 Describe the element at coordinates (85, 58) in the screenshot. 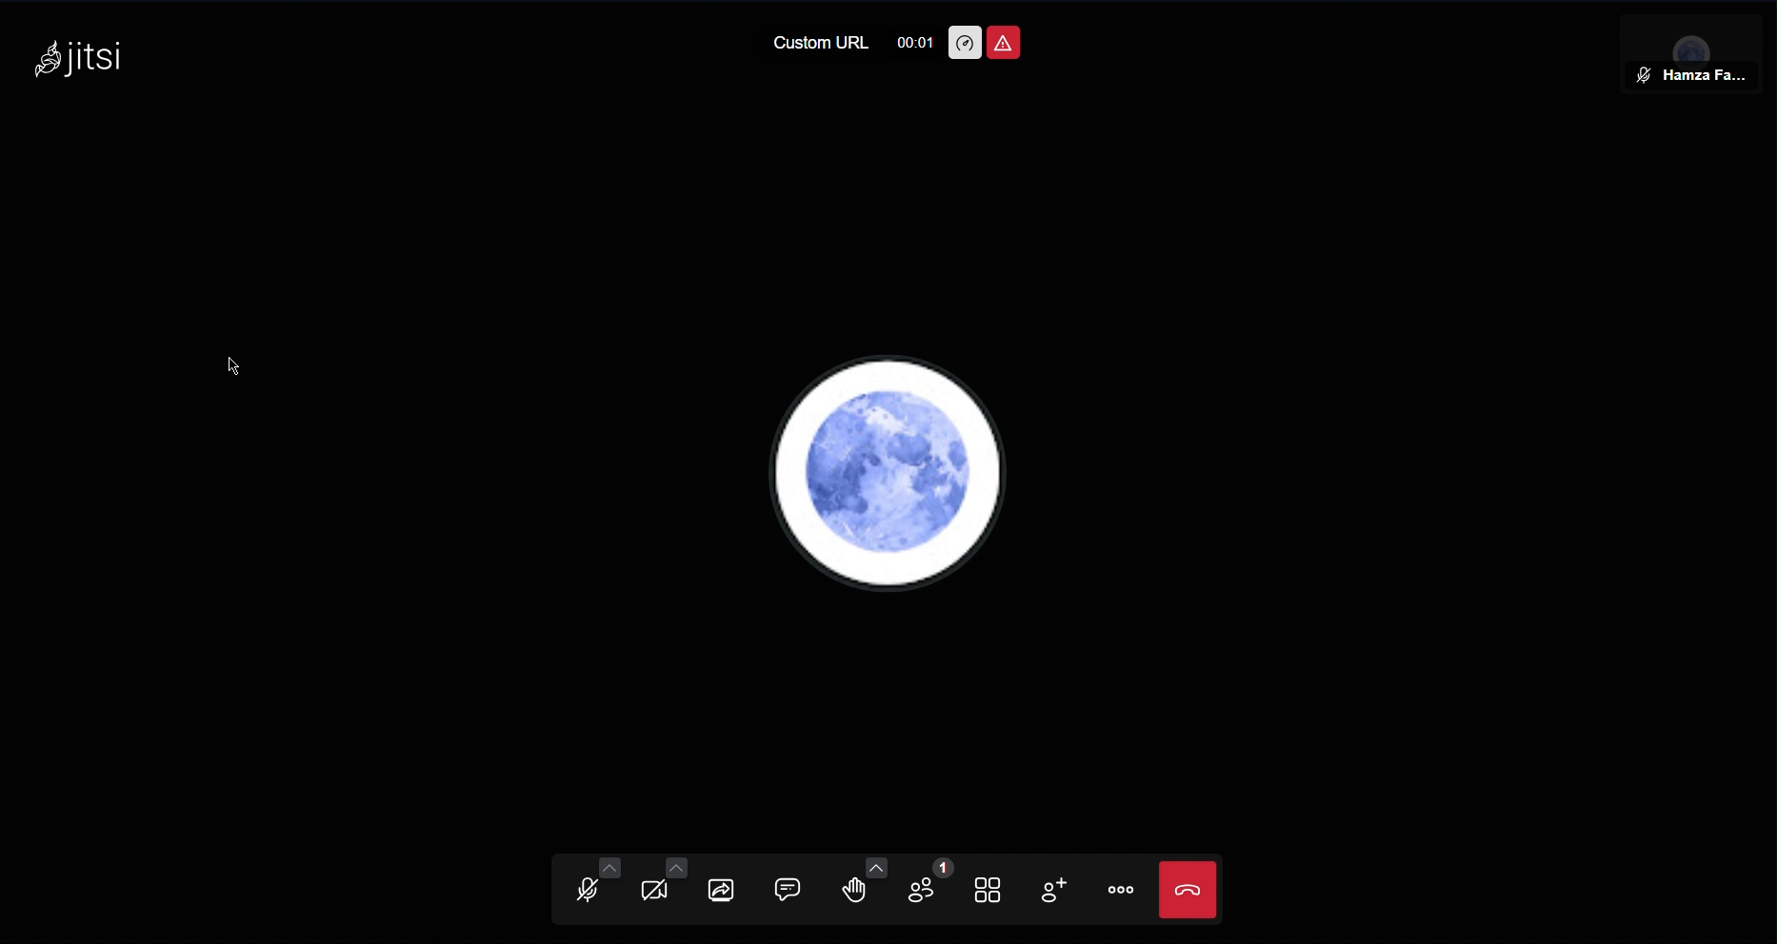

I see `Jitsi` at that location.